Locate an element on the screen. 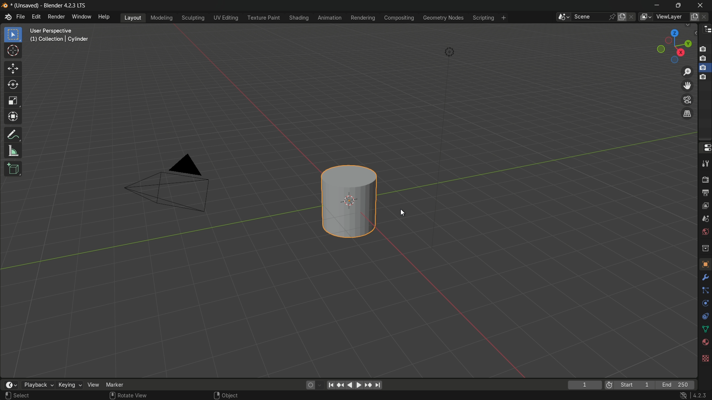  User Perspective is located at coordinates (60, 30).